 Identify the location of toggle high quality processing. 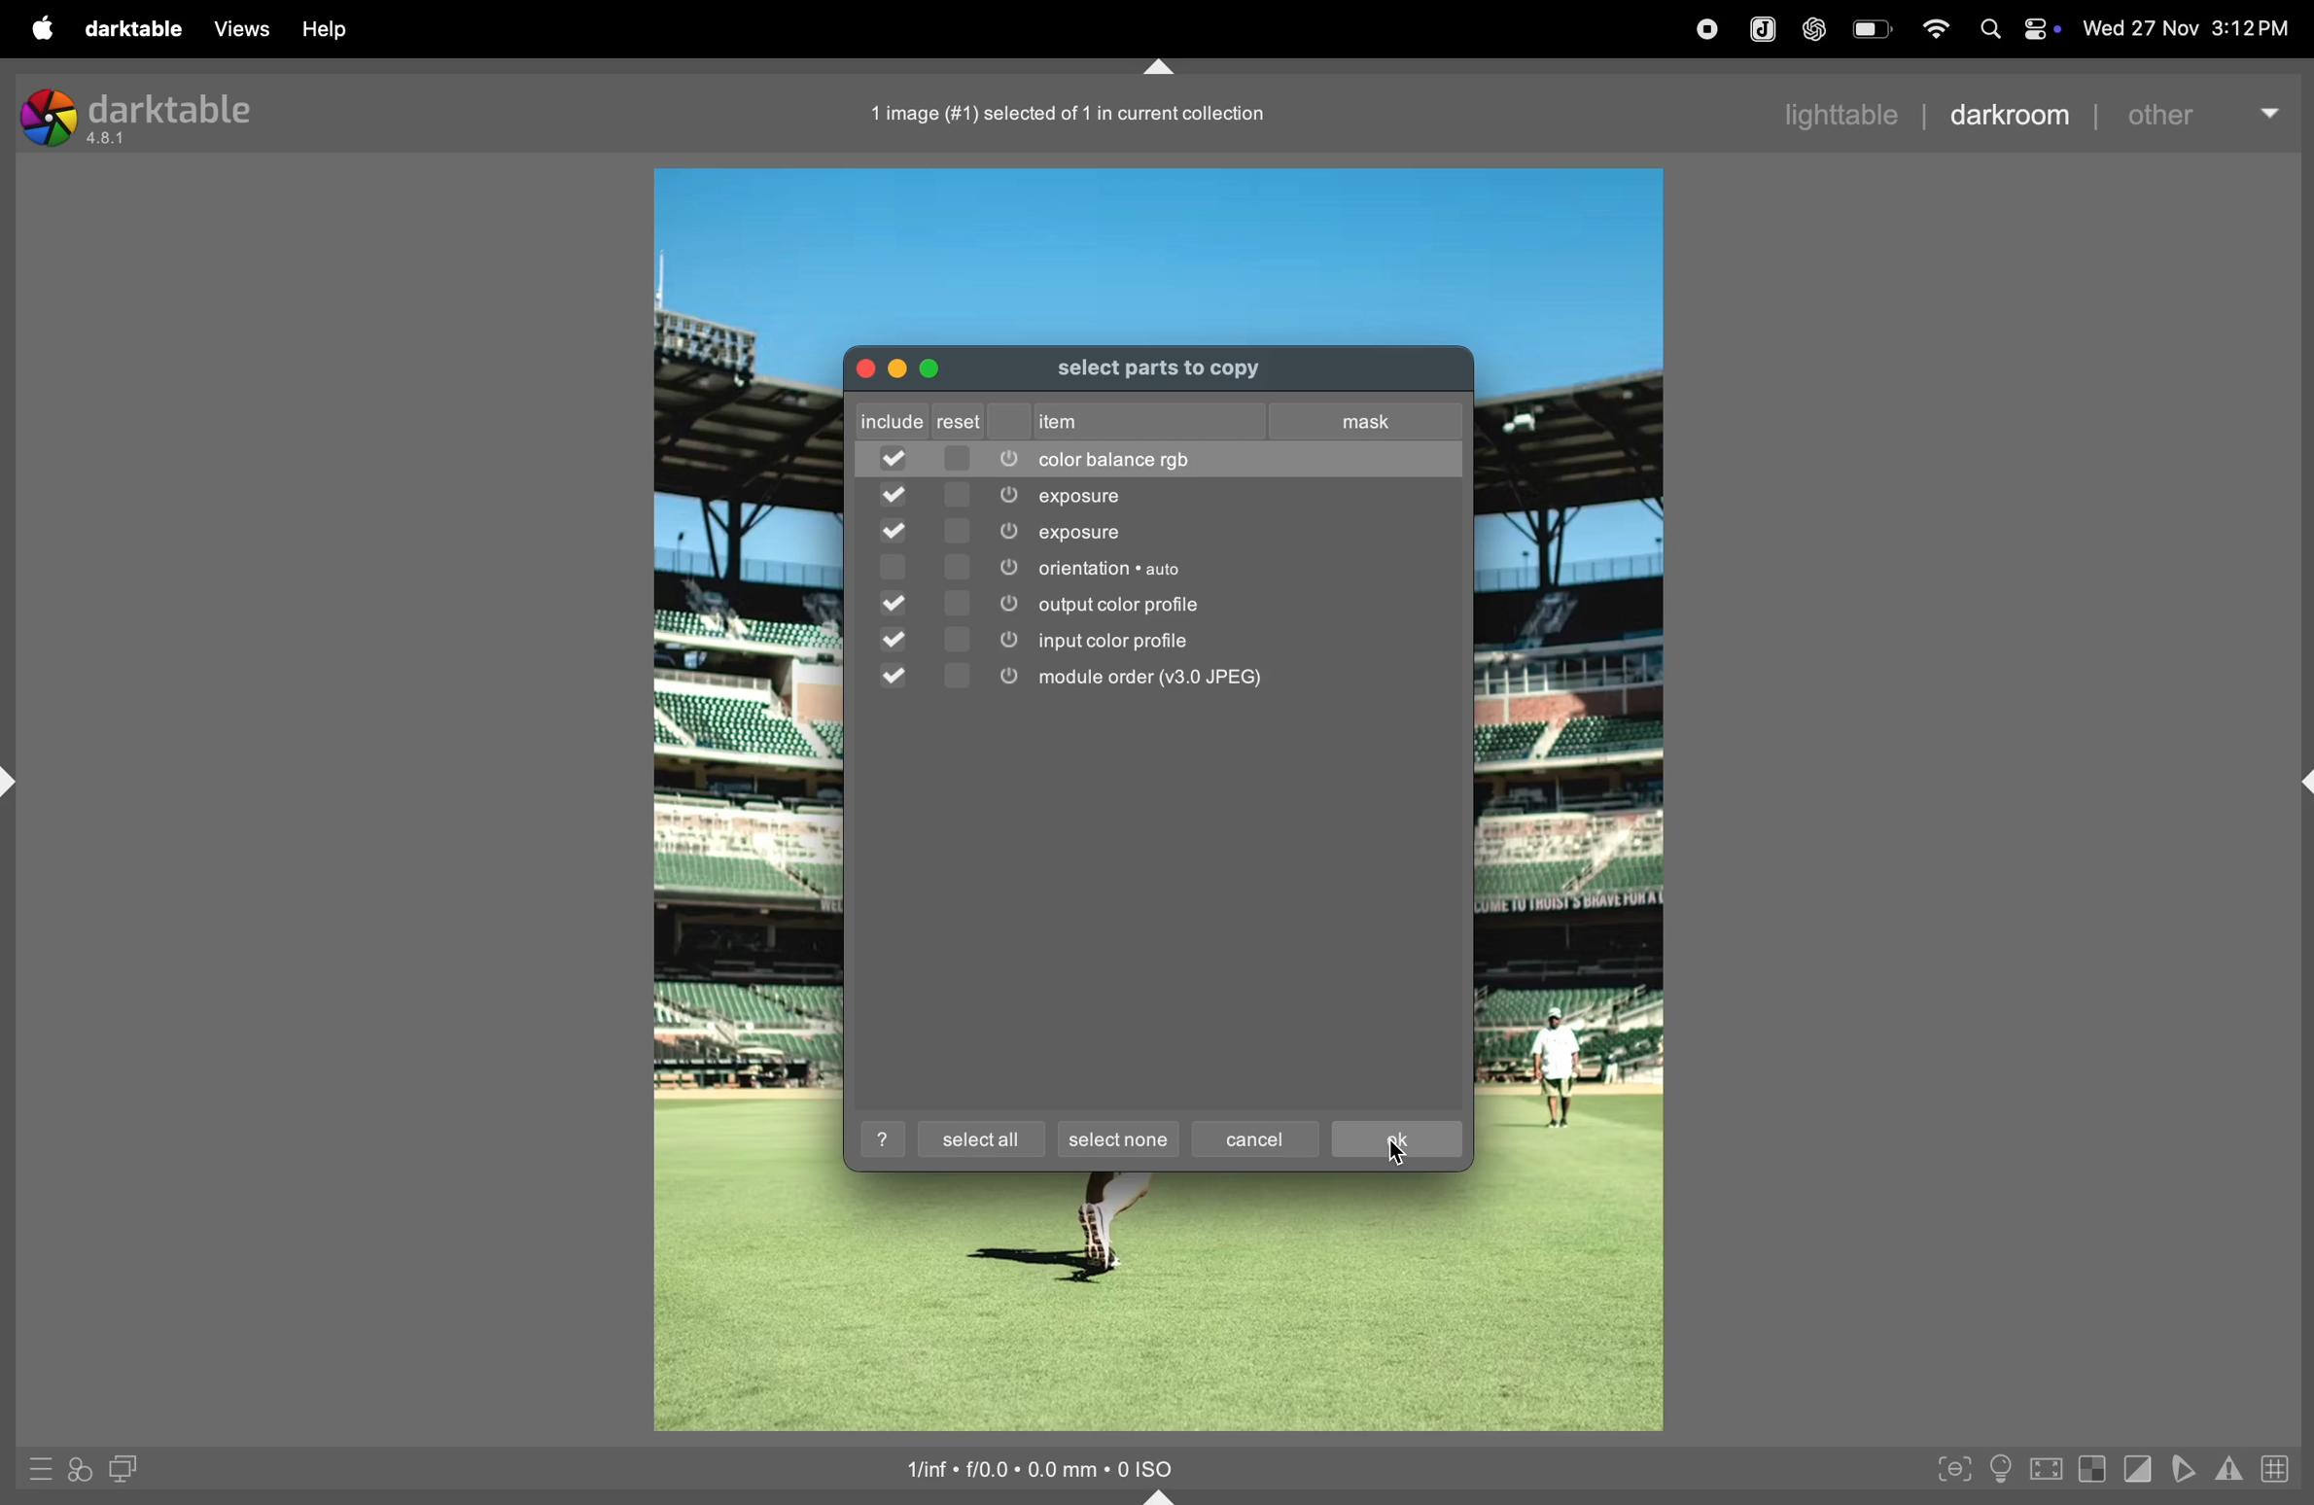
(2046, 1471).